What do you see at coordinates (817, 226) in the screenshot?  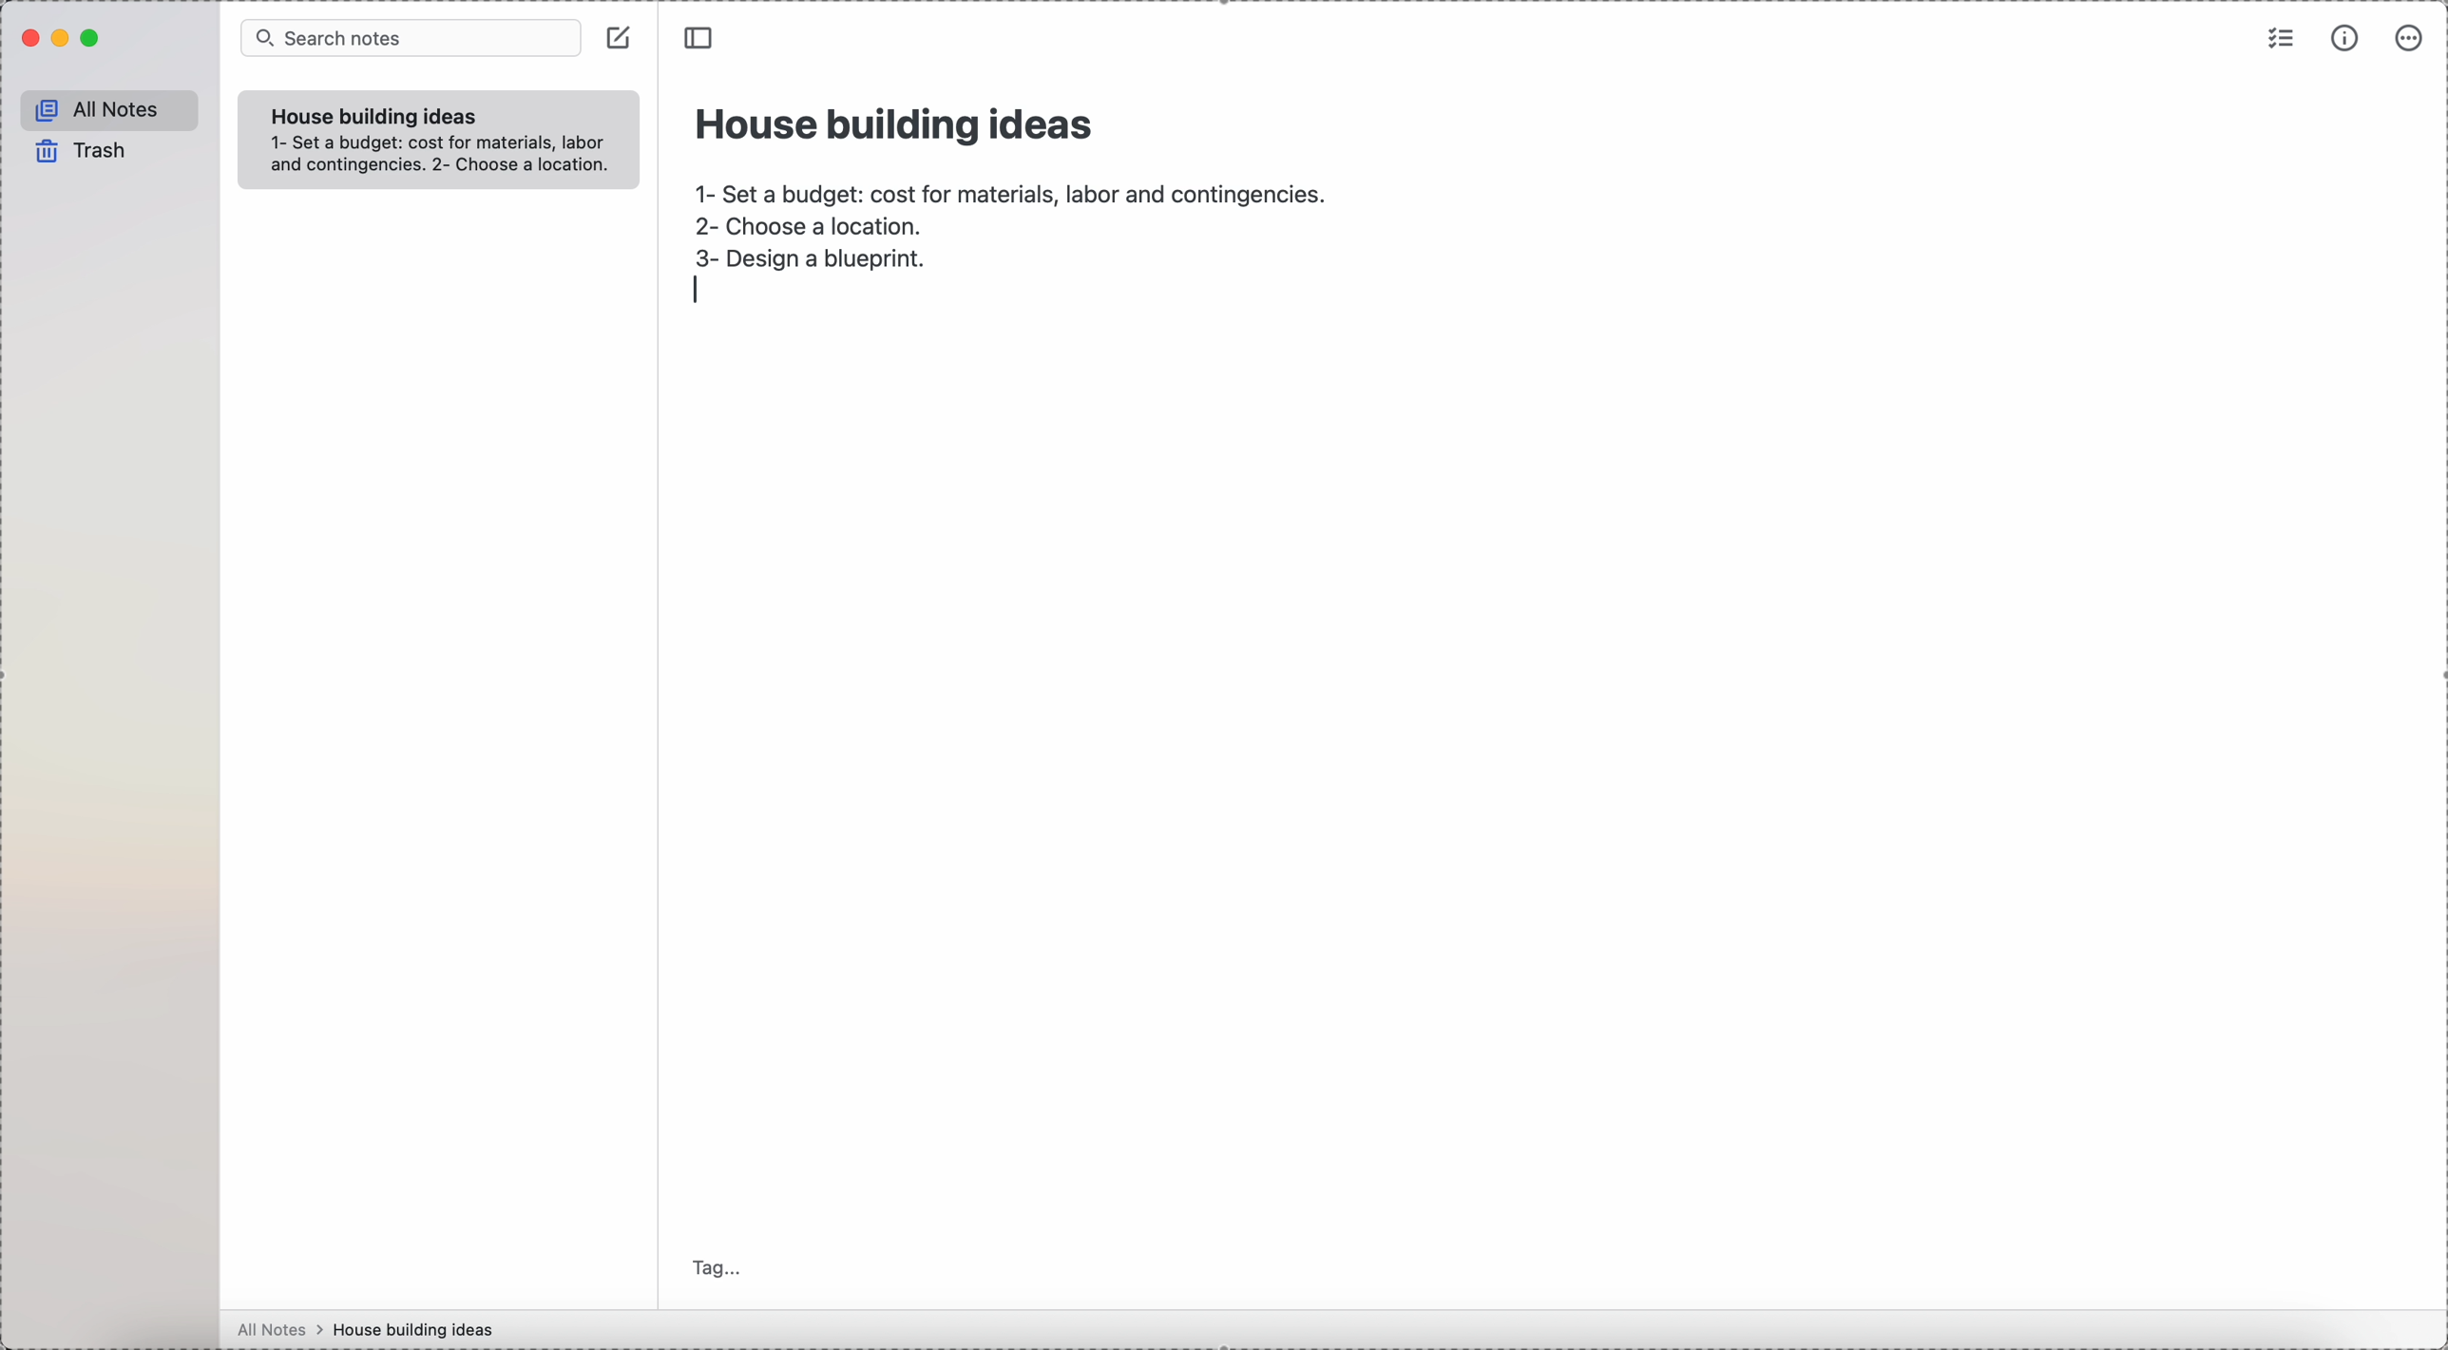 I see `choose a location` at bounding box center [817, 226].